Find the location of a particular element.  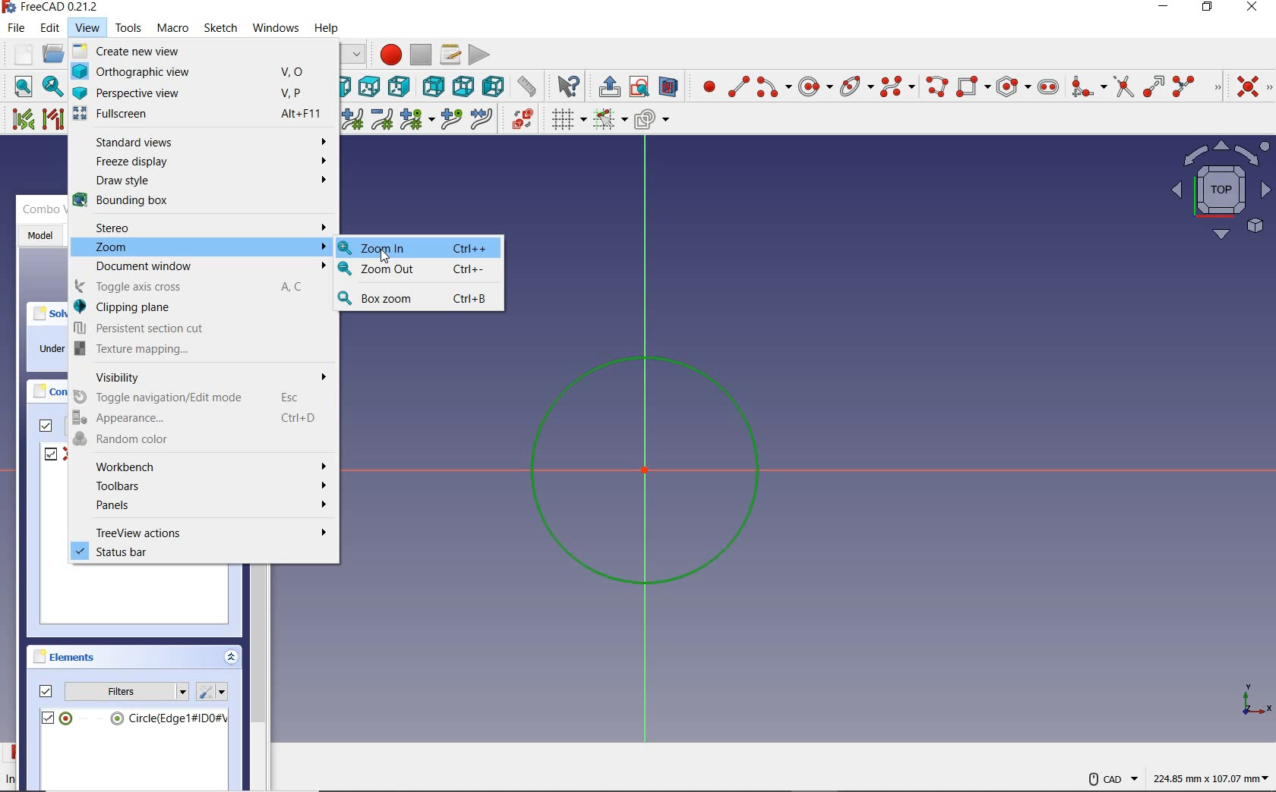

sketch is located at coordinates (222, 28).